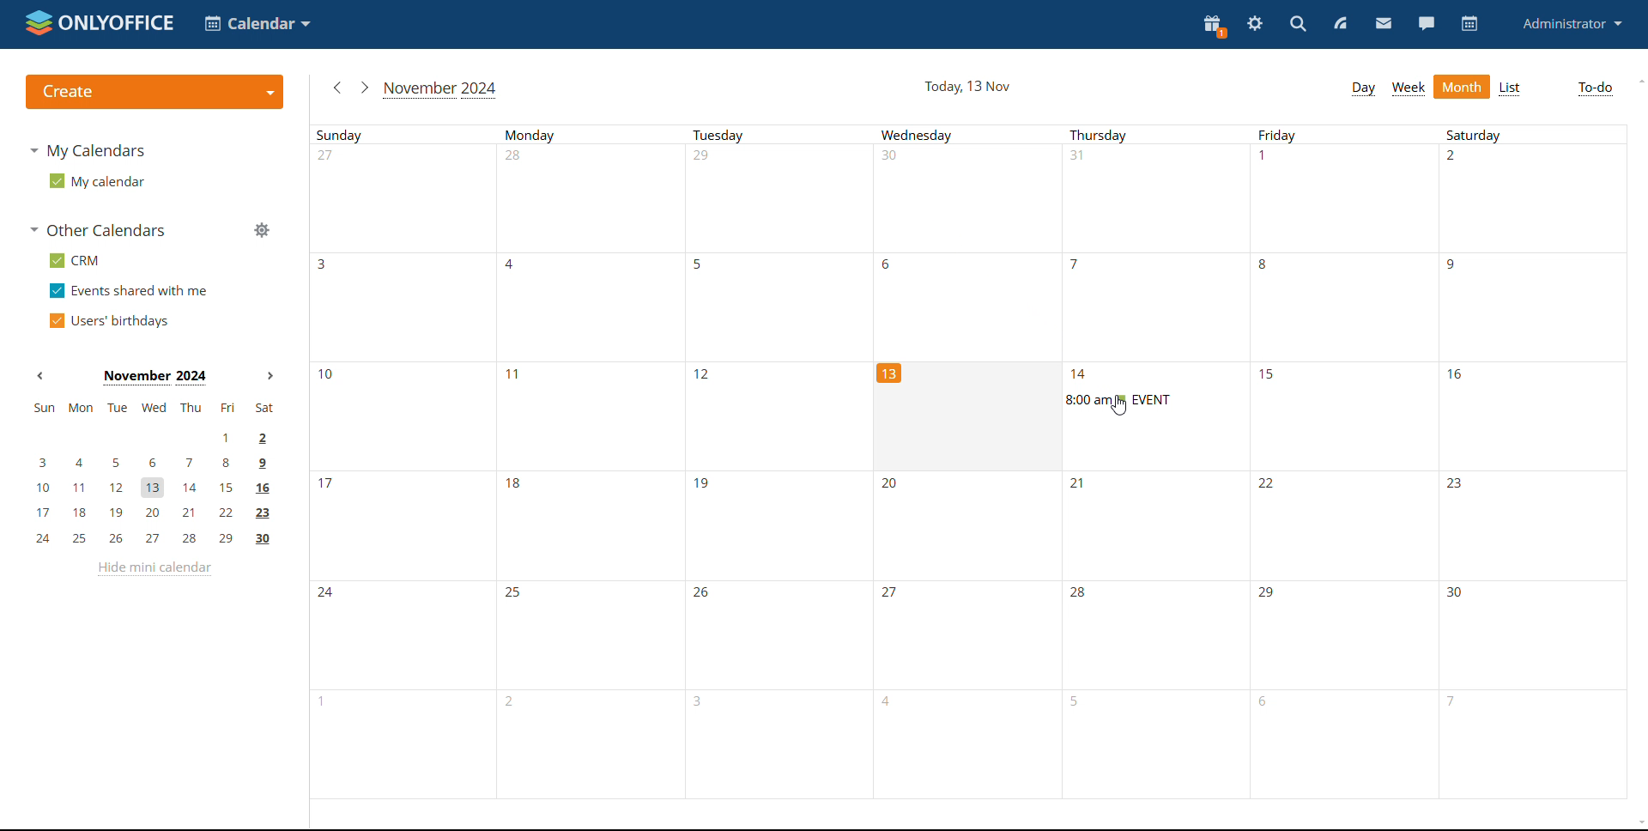 Image resolution: width=1648 pixels, height=831 pixels. I want to click on month view, so click(1462, 87).